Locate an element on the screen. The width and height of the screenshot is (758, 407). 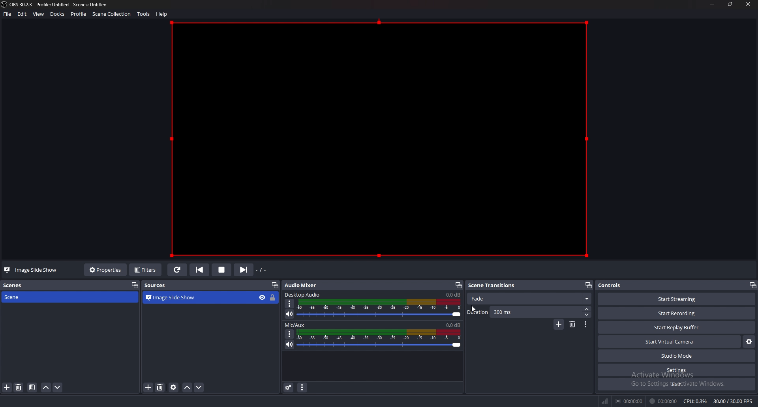
popout is located at coordinates (275, 285).